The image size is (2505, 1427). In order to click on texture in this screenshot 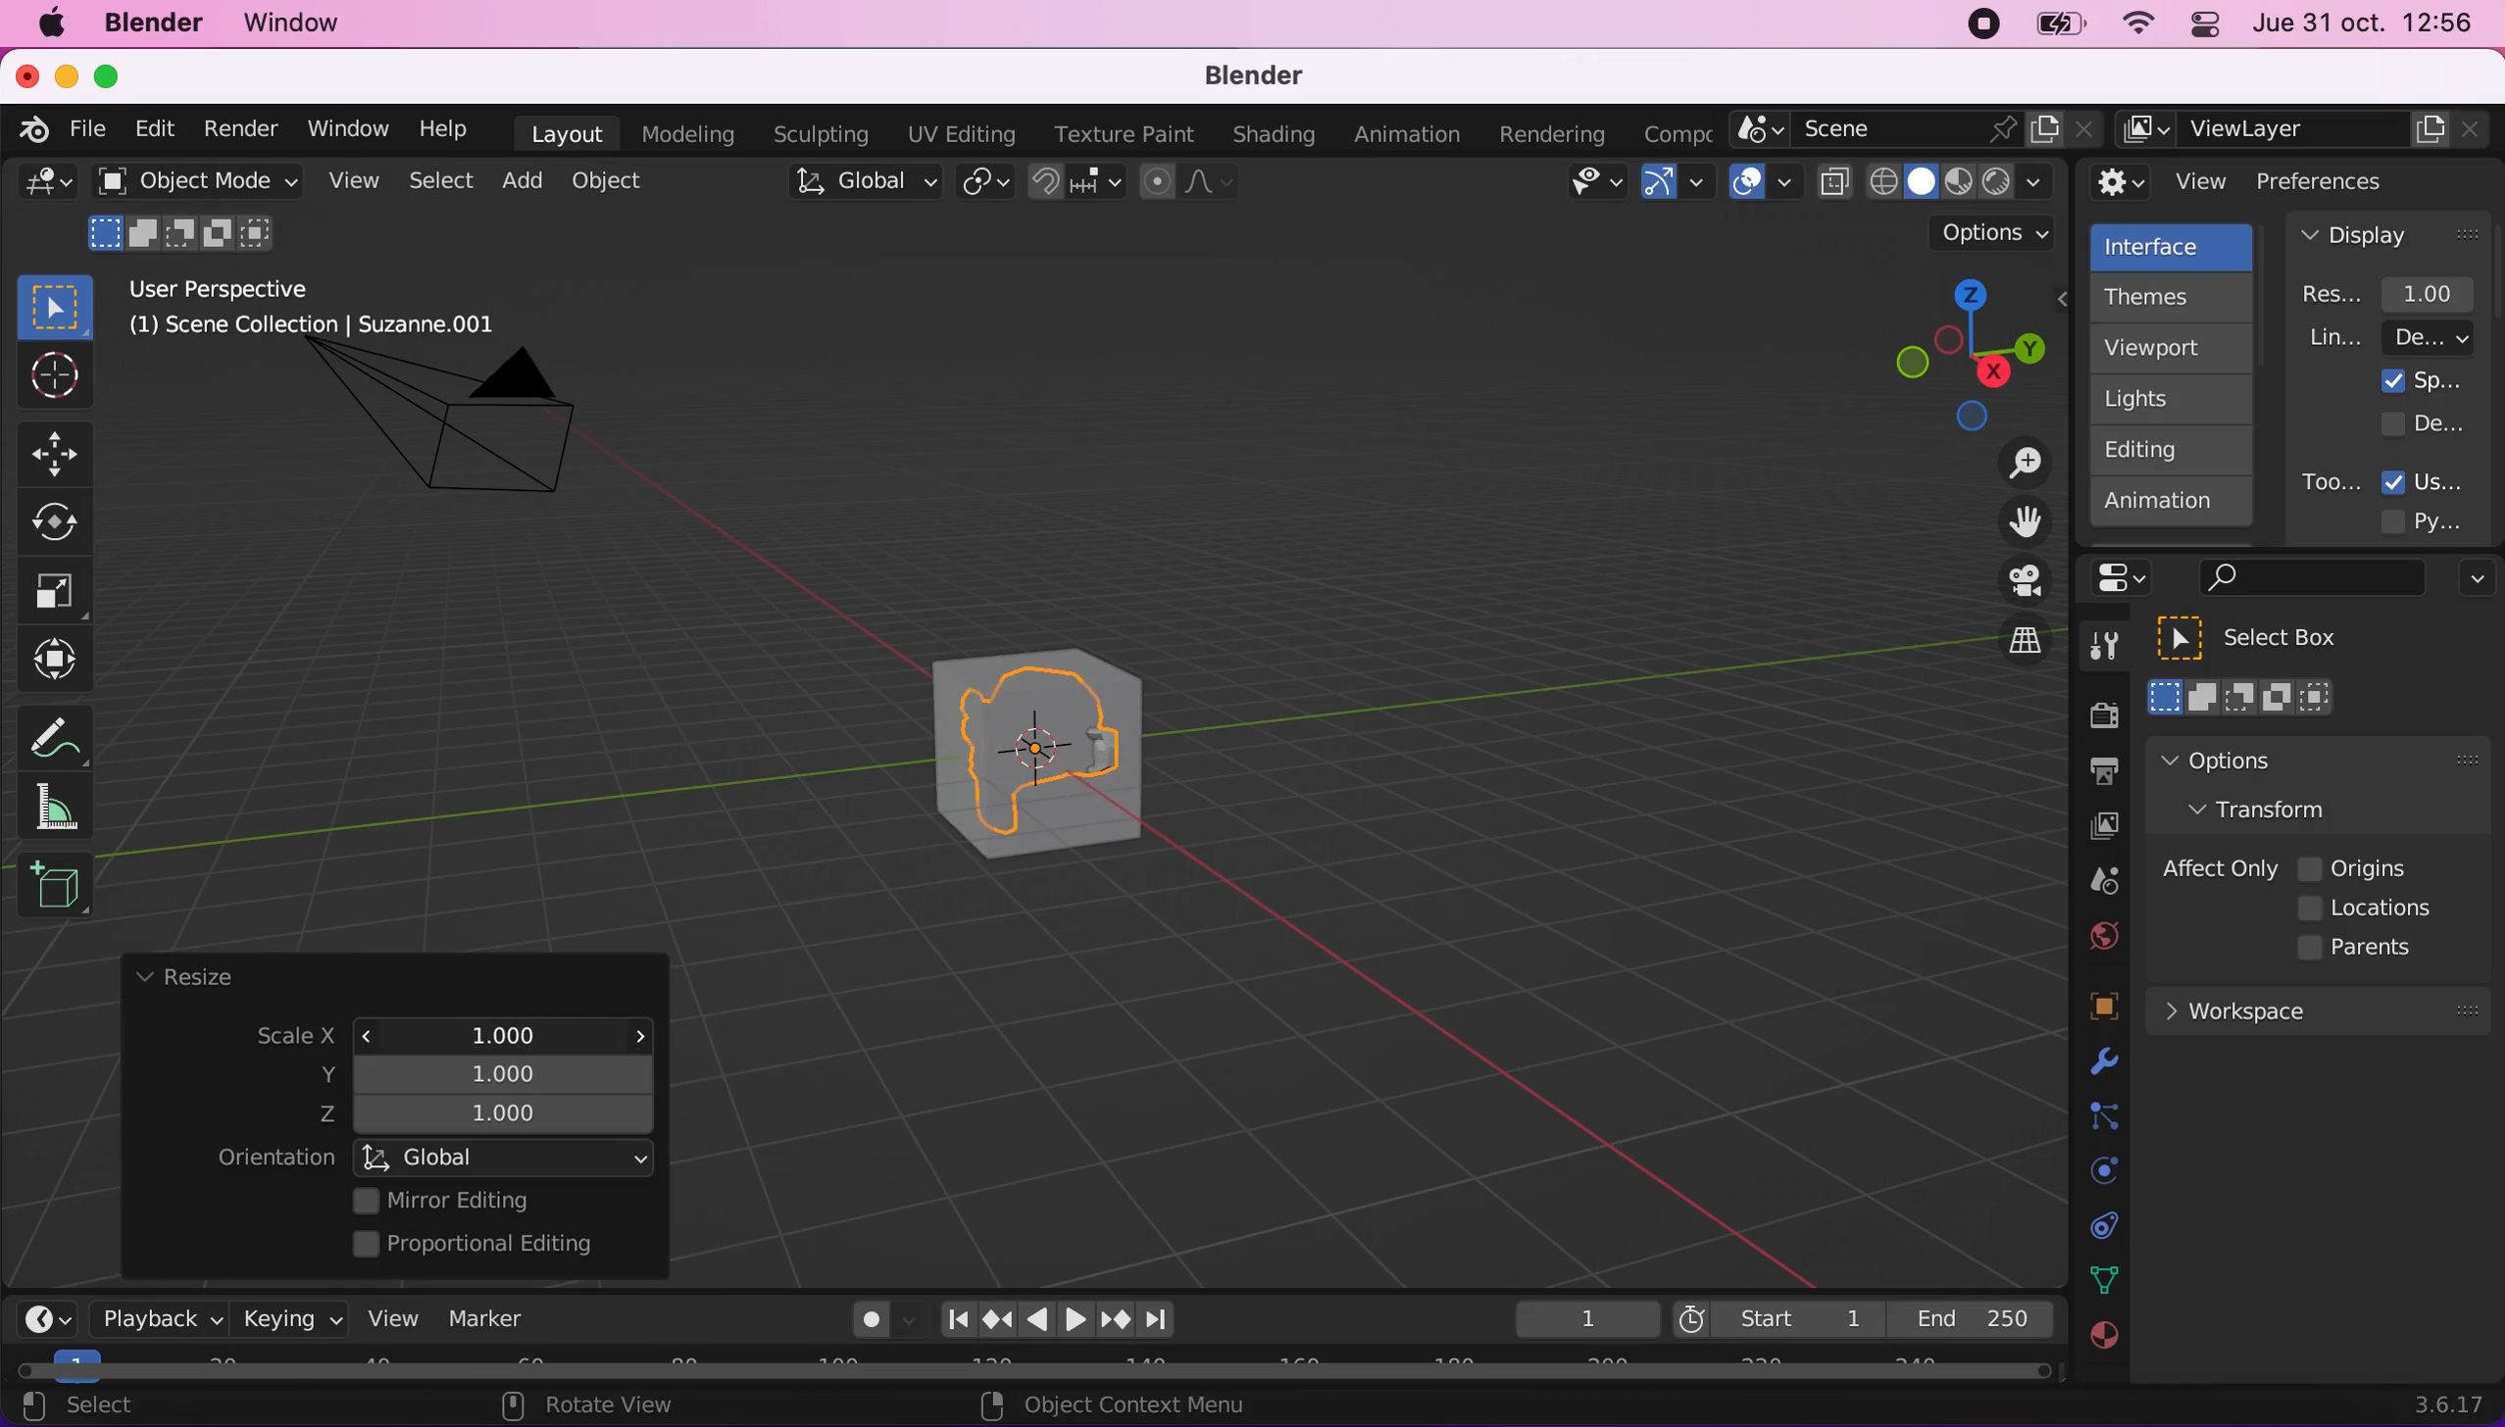, I will do `click(2101, 1346)`.